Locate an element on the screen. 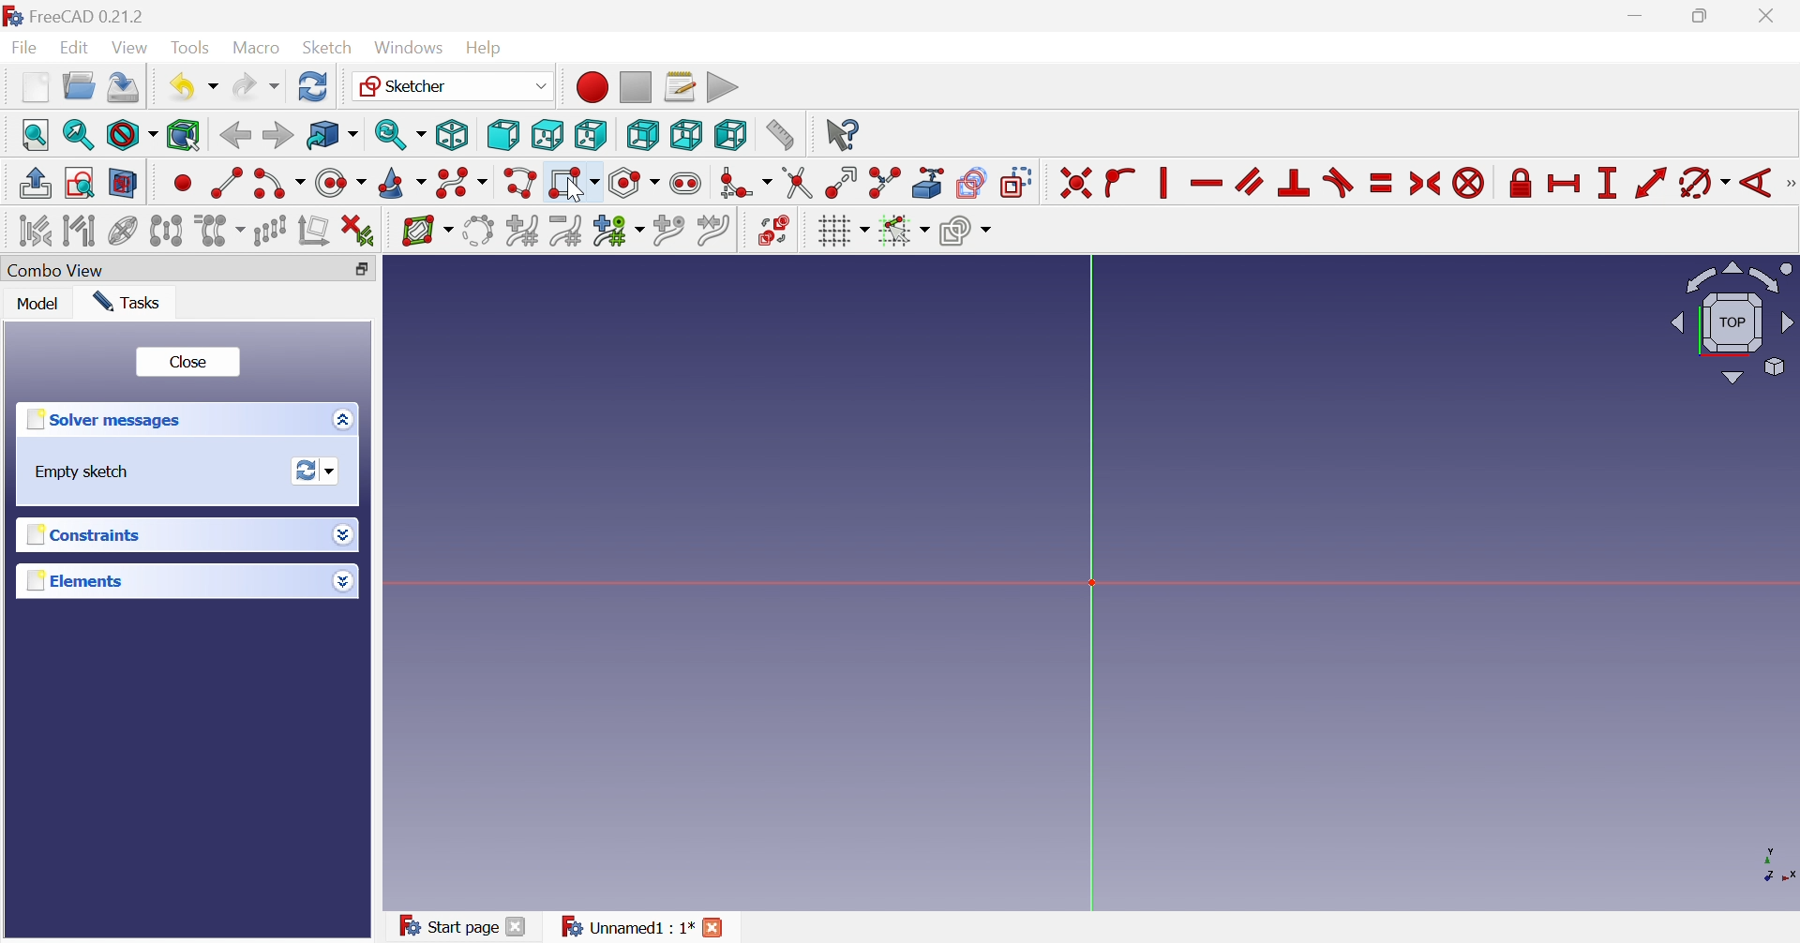 The image size is (1800, 943). File is located at coordinates (28, 49).